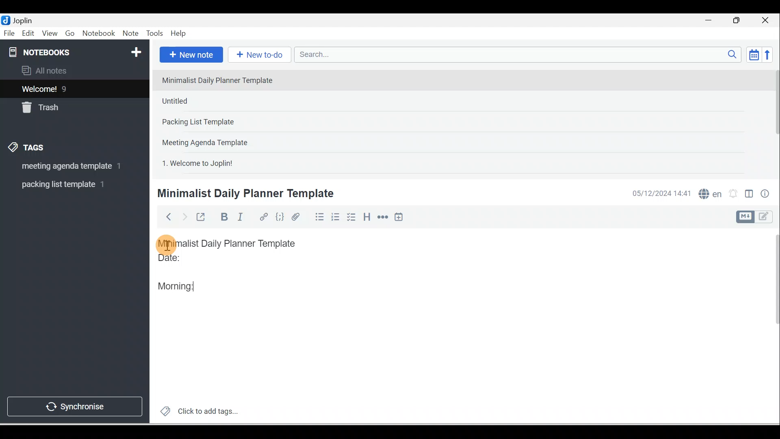 This screenshot has height=439, width=780. Describe the element at coordinates (520, 54) in the screenshot. I see `Search bar` at that location.